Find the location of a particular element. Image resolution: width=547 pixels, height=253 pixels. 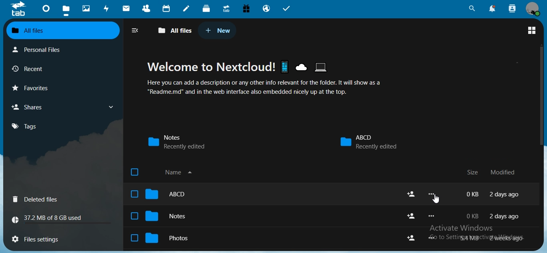

text is located at coordinates (50, 216).